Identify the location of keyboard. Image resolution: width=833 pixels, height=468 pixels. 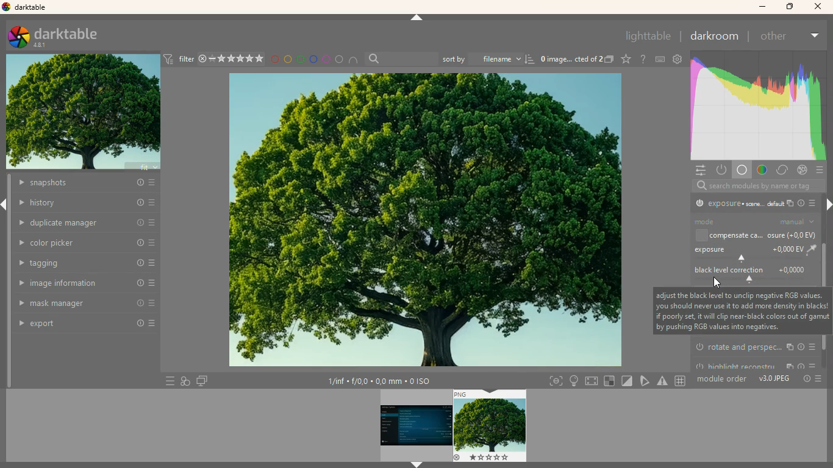
(658, 59).